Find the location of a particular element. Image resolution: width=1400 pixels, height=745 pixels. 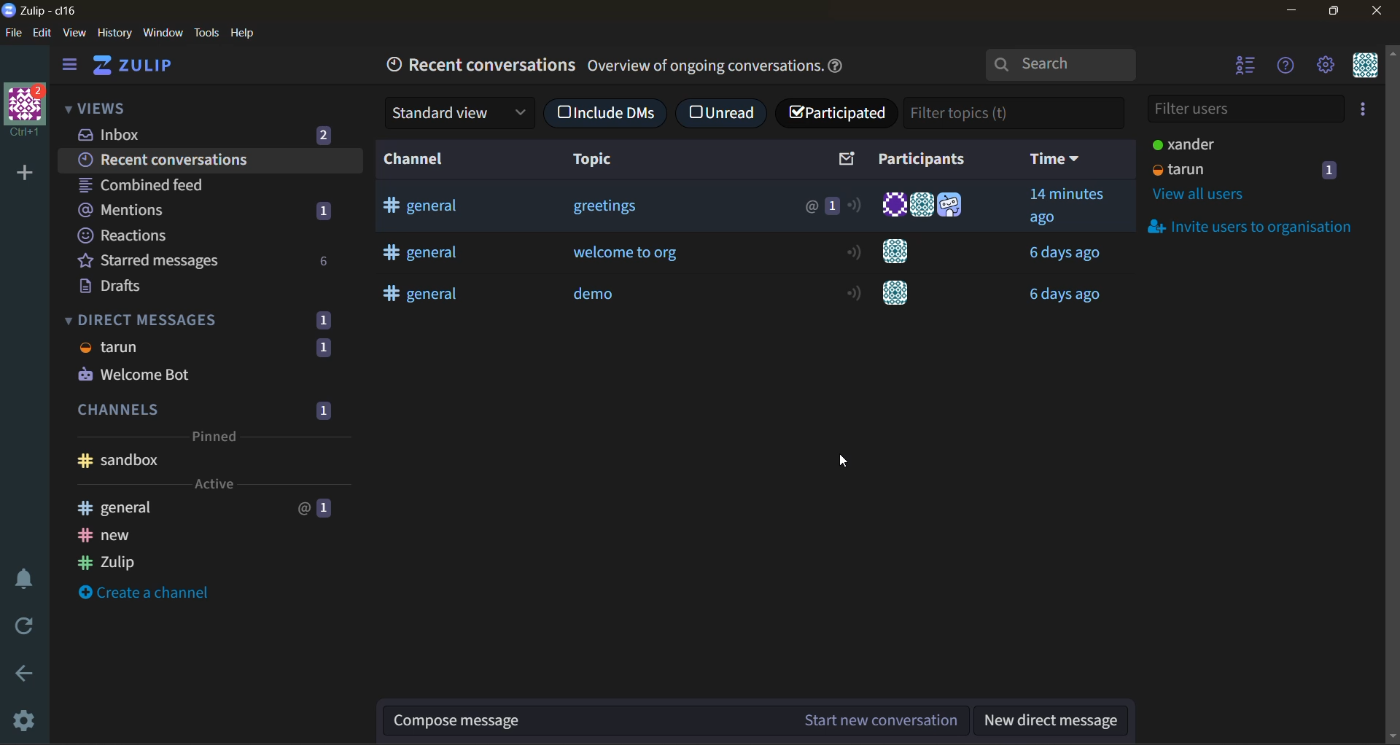

time is located at coordinates (1059, 206).